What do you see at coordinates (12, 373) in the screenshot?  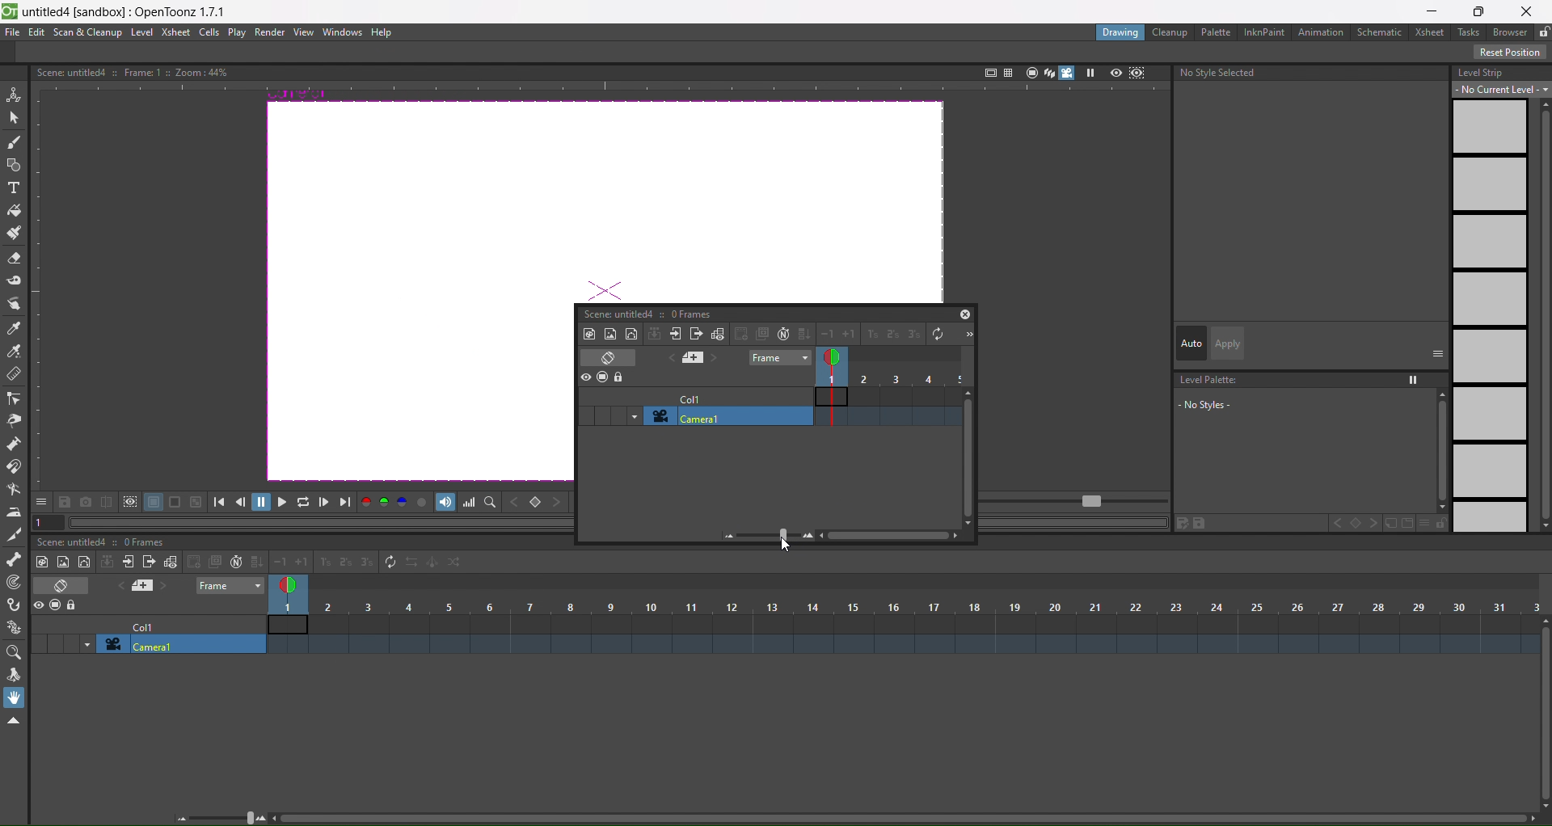 I see `ruler tool` at bounding box center [12, 373].